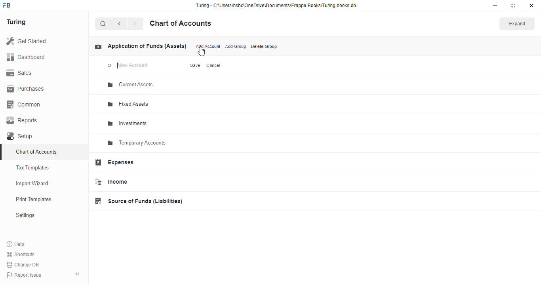  What do you see at coordinates (26, 57) in the screenshot?
I see `dashboard` at bounding box center [26, 57].